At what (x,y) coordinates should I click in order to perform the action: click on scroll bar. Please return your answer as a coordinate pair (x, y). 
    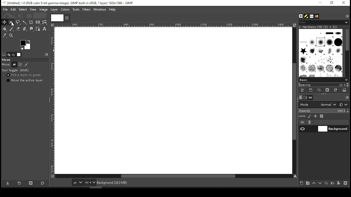
    Looking at the image, I should click on (174, 176).